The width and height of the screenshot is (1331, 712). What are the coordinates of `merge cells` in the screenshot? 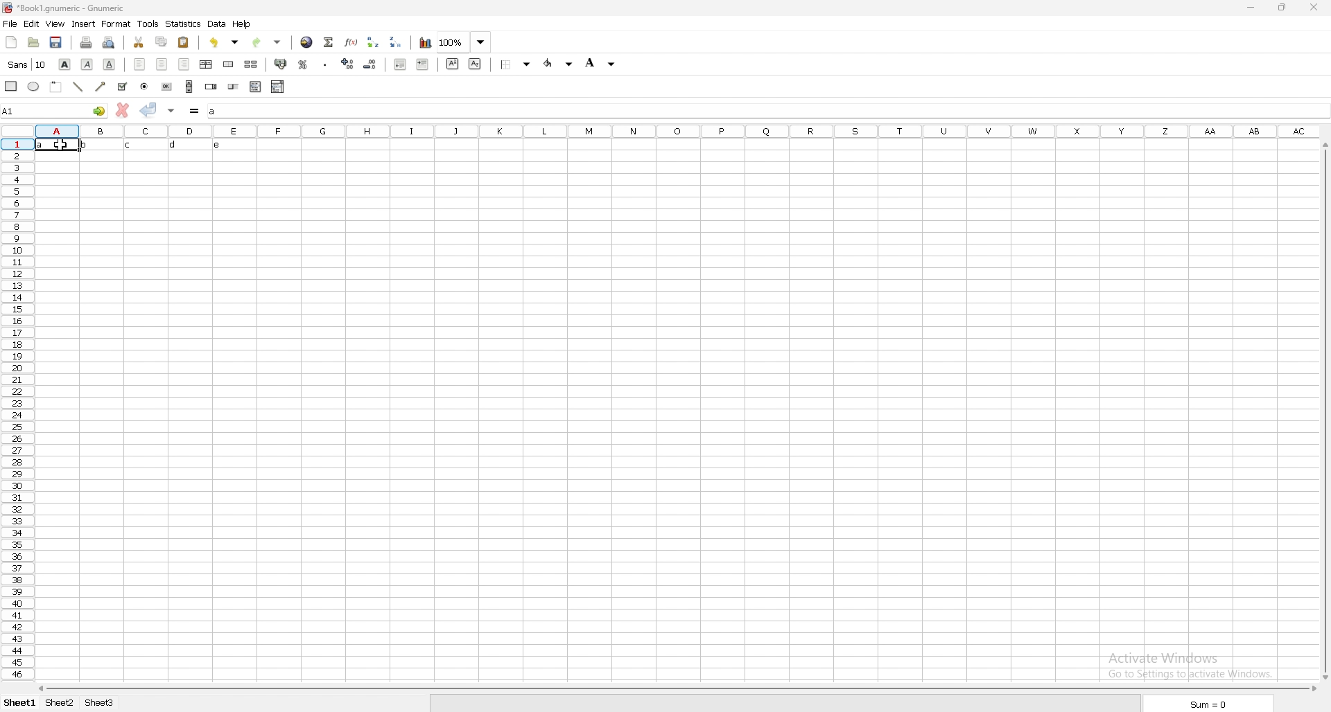 It's located at (228, 64).